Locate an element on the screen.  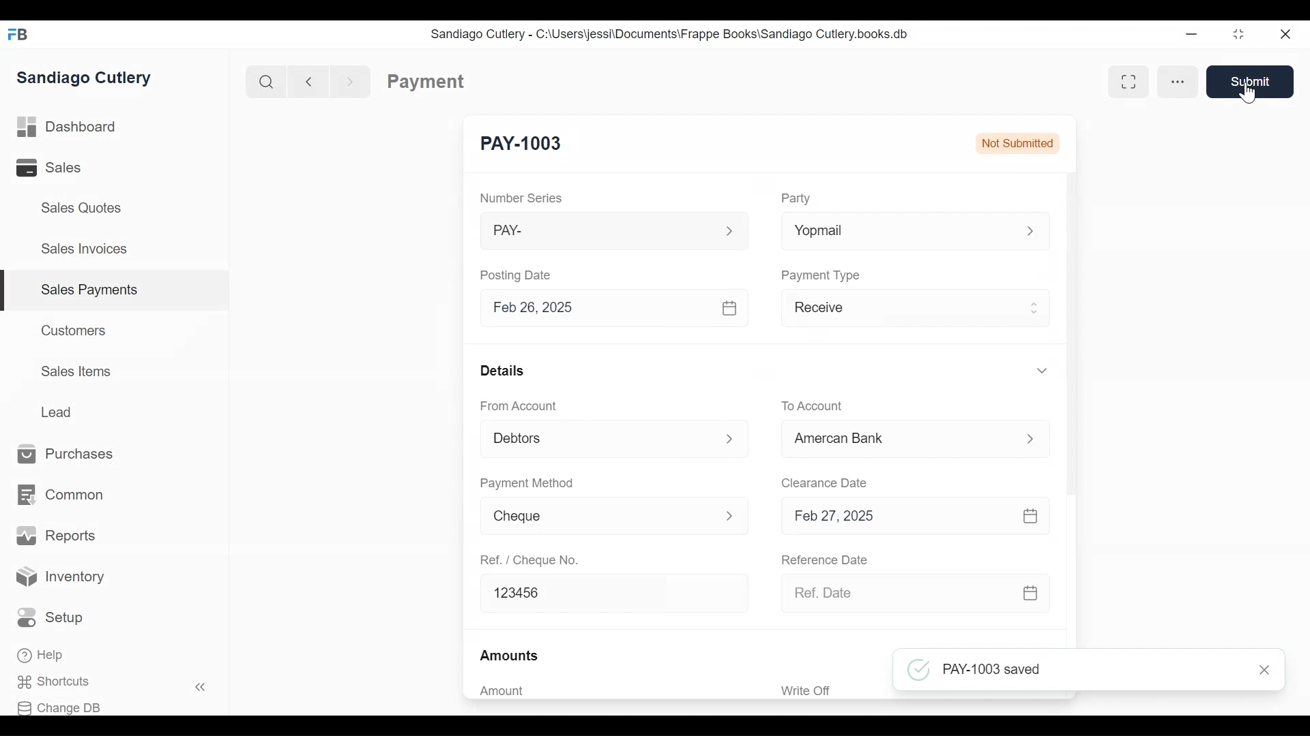
Expand is located at coordinates (1032, 230).